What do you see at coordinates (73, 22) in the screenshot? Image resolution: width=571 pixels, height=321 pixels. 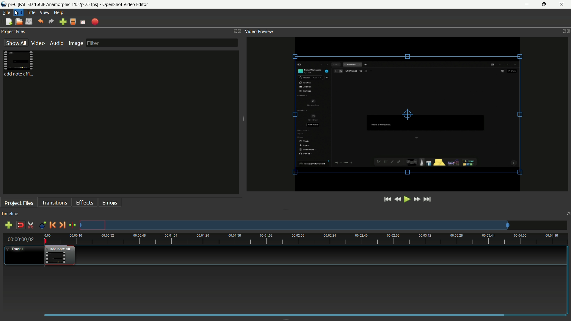 I see `profile` at bounding box center [73, 22].